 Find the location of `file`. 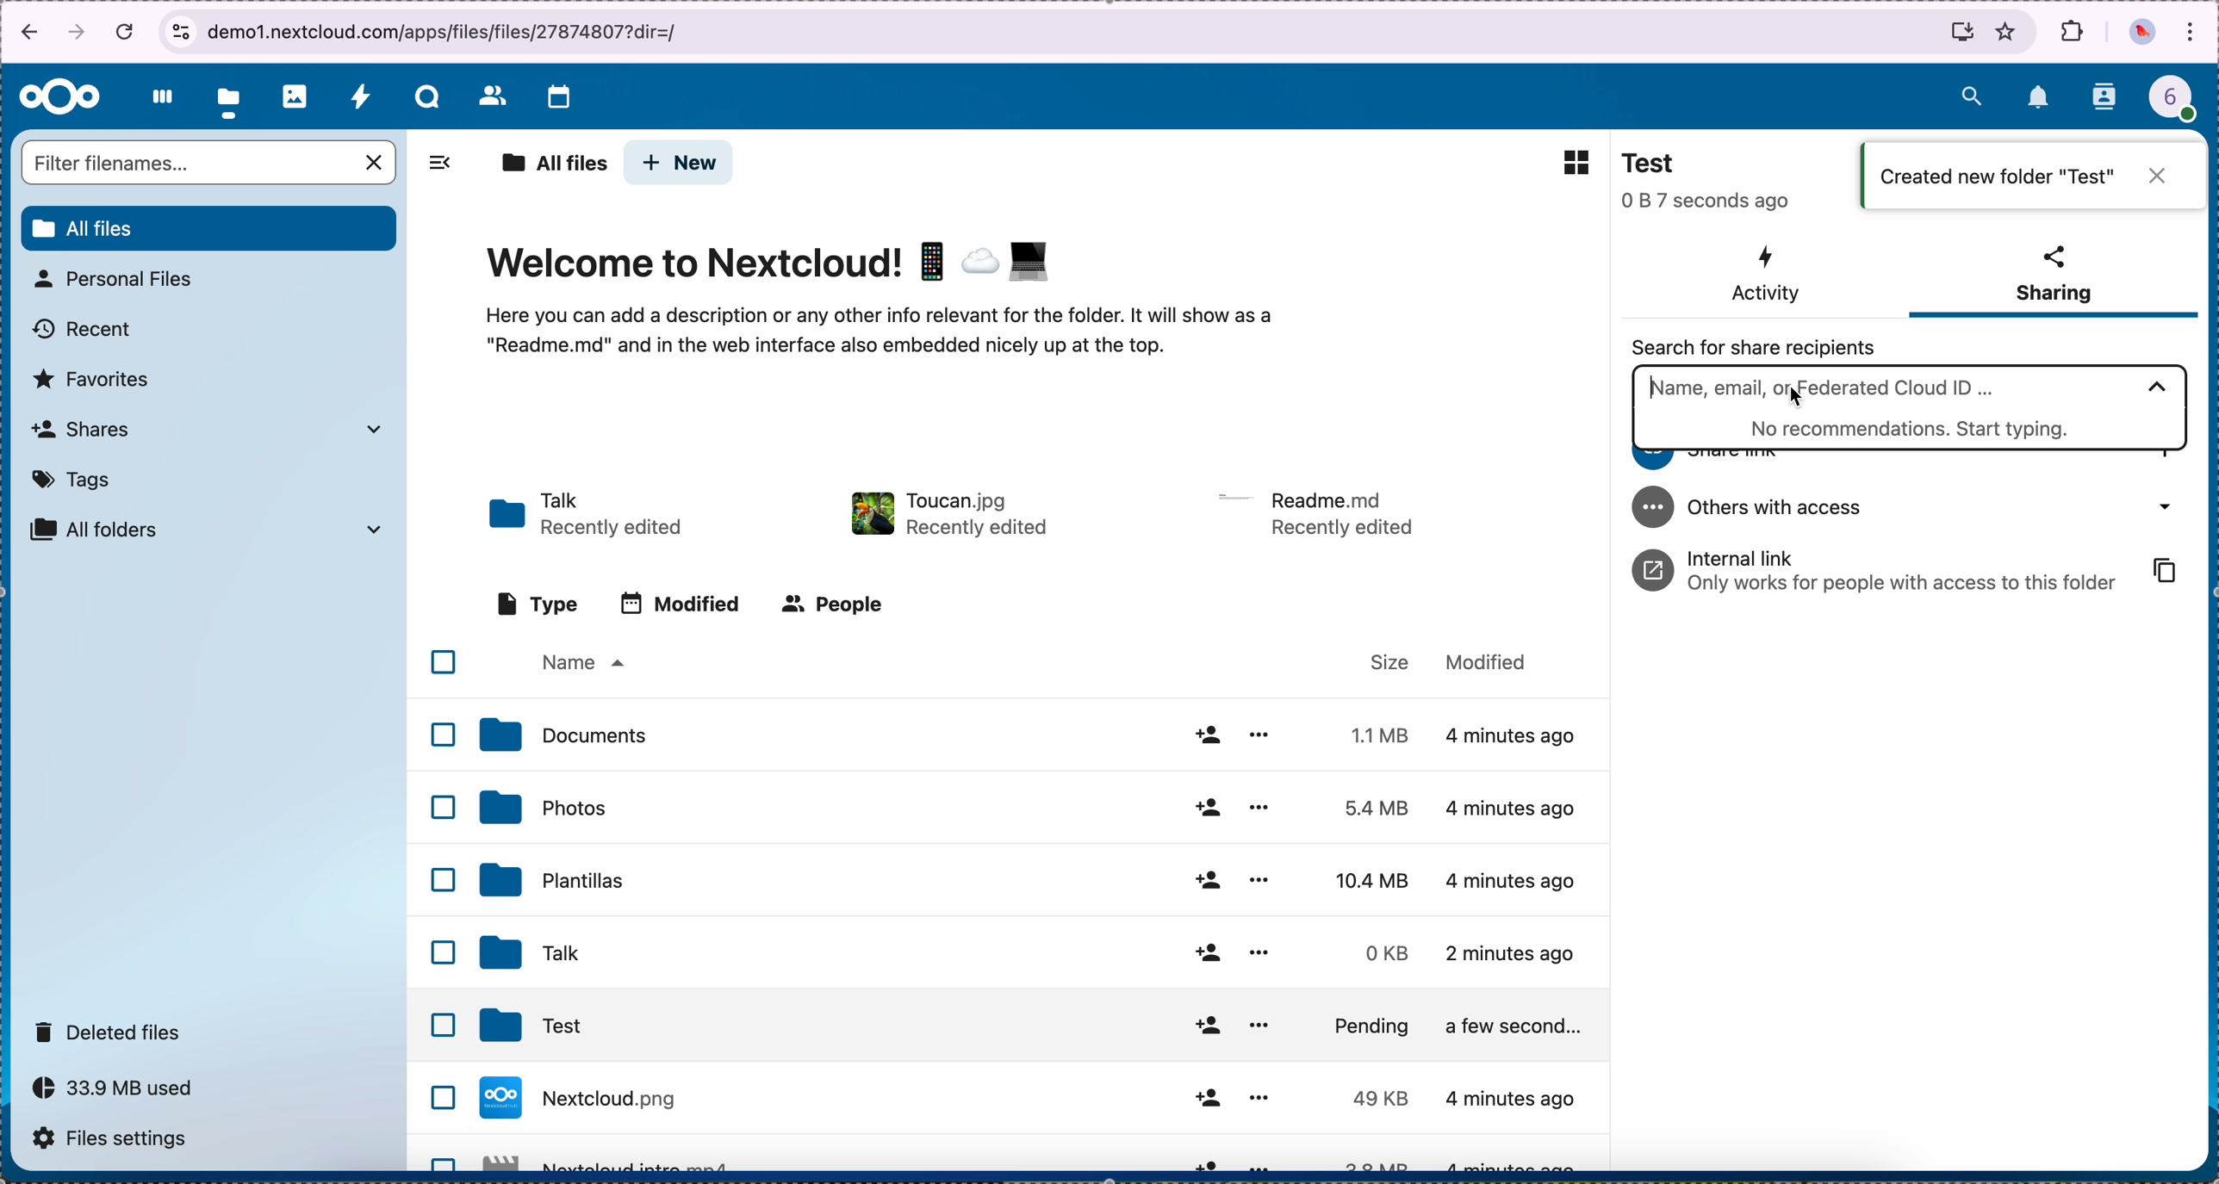

file is located at coordinates (1319, 512).